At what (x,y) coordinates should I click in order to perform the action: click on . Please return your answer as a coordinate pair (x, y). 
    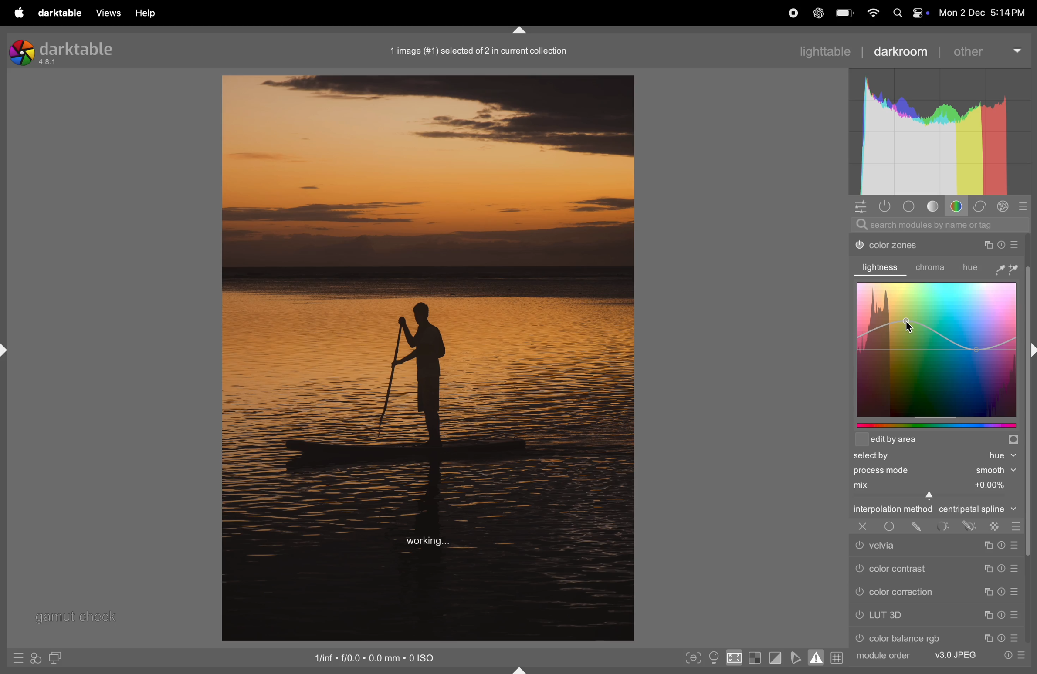
    Looking at the image, I should click on (861, 205).